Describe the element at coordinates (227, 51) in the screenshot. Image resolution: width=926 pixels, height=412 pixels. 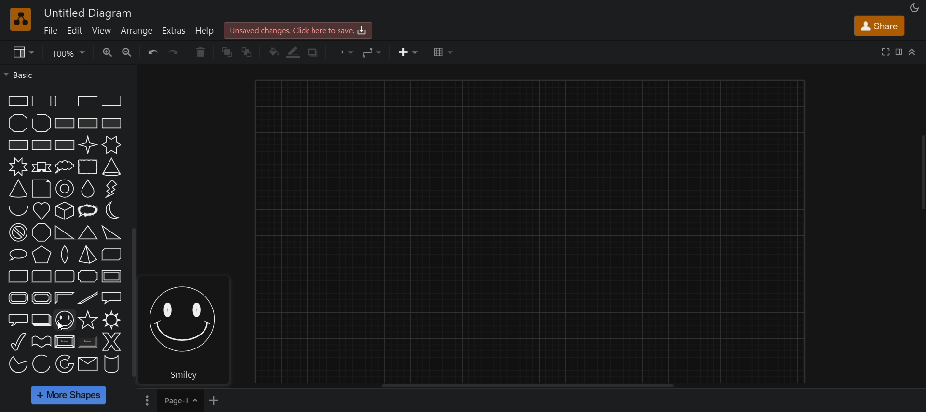
I see `to front` at that location.